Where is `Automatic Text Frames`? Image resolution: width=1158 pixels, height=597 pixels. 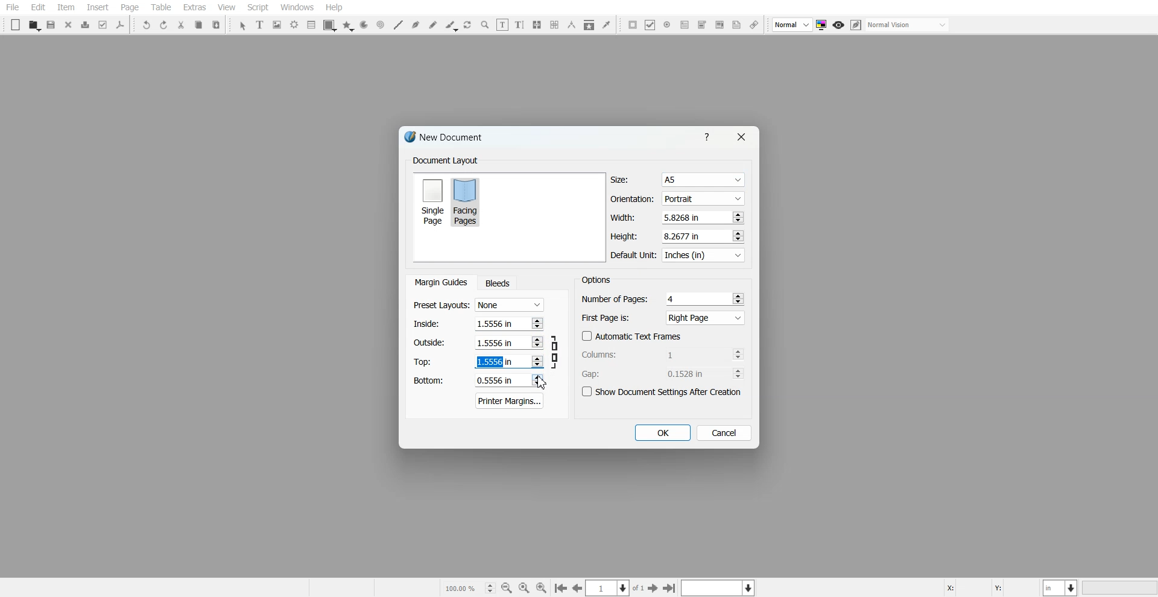
Automatic Text Frames is located at coordinates (632, 336).